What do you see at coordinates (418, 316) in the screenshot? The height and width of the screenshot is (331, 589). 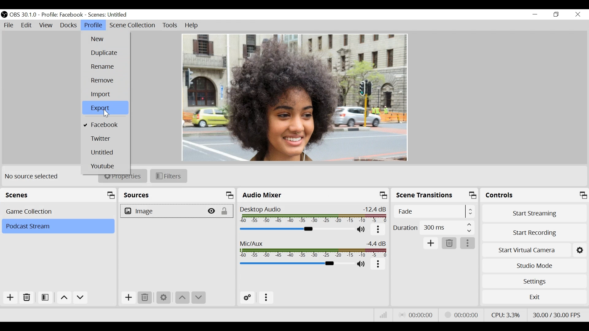 I see `Live Status` at bounding box center [418, 316].